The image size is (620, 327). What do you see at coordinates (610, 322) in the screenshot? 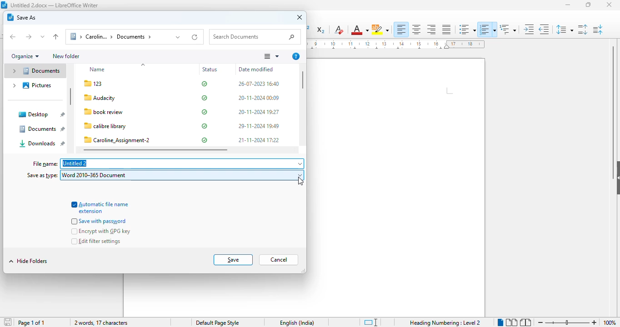
I see `zoom factor` at bounding box center [610, 322].